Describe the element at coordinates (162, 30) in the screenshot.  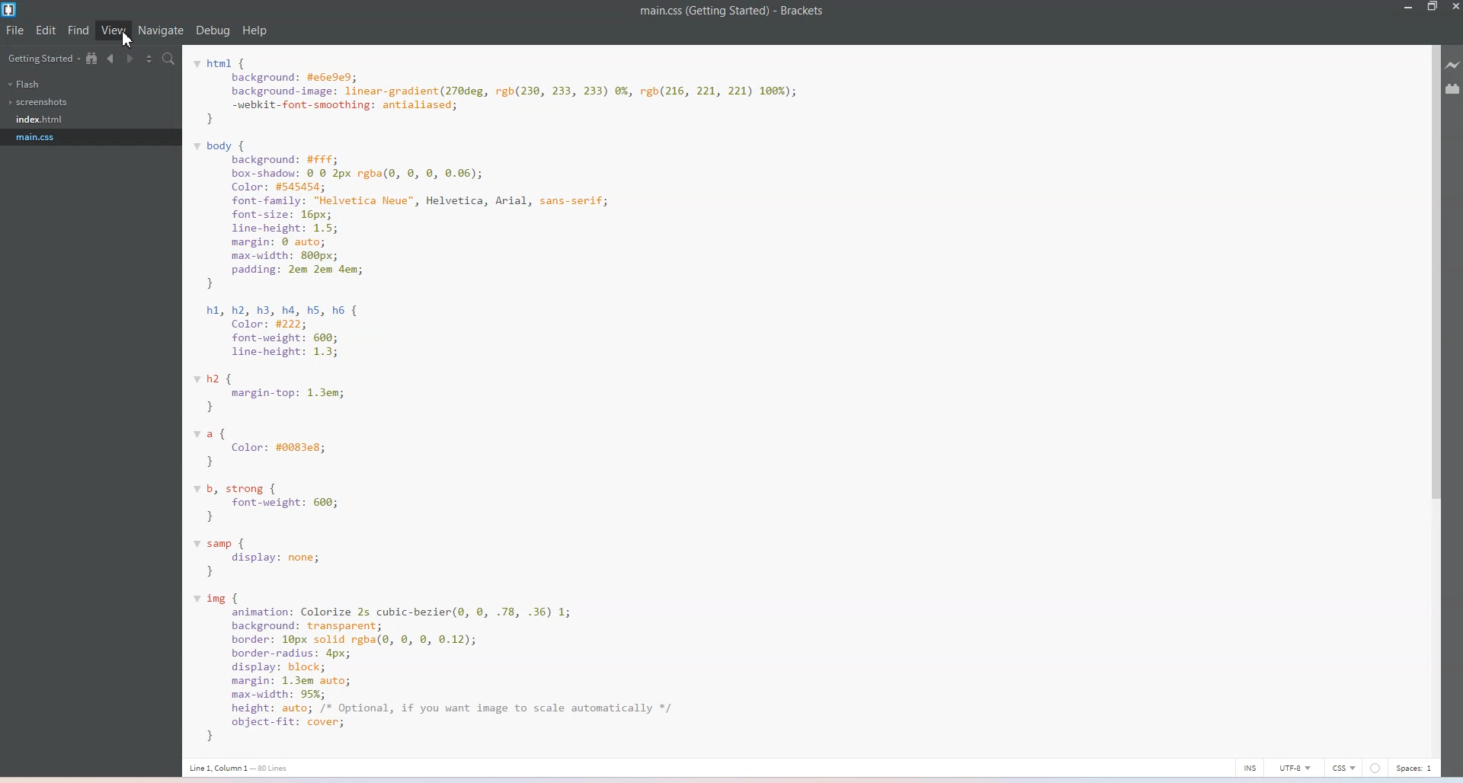
I see `Navigate` at that location.